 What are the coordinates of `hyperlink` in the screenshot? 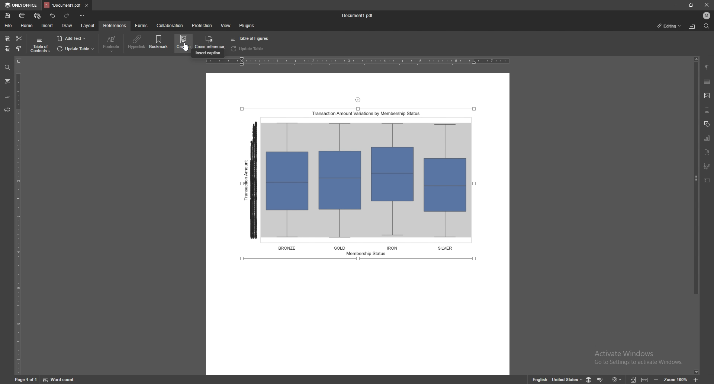 It's located at (137, 42).